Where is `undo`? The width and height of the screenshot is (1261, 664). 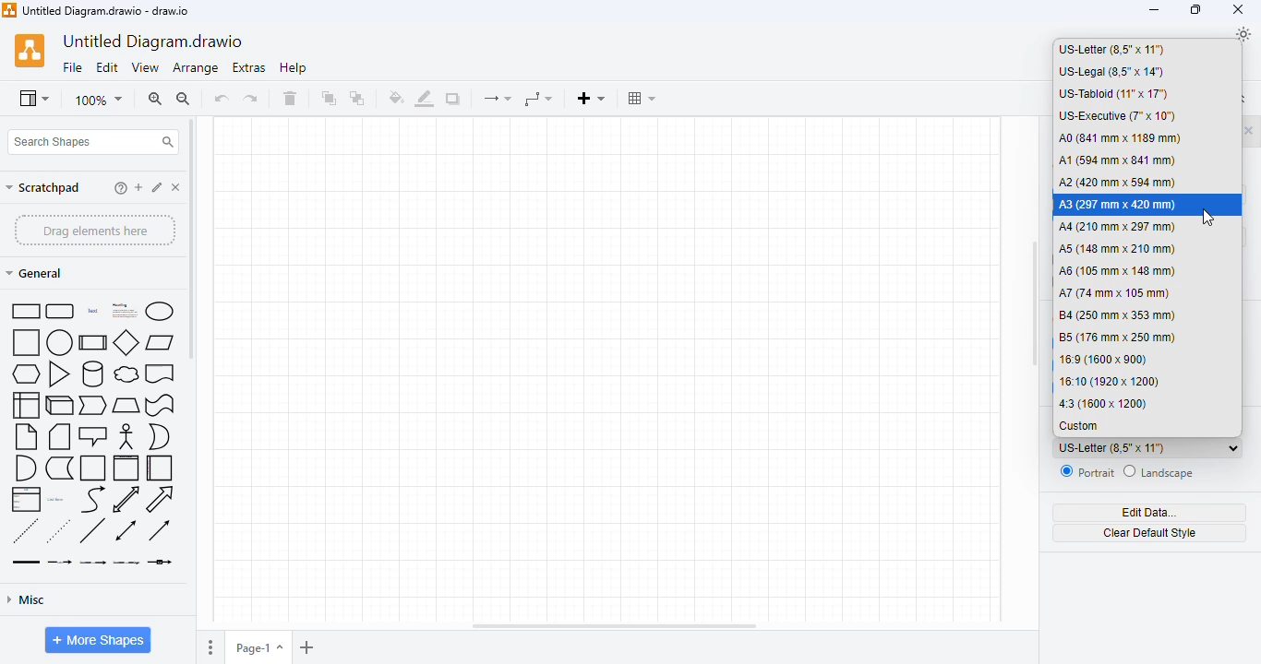
undo is located at coordinates (221, 98).